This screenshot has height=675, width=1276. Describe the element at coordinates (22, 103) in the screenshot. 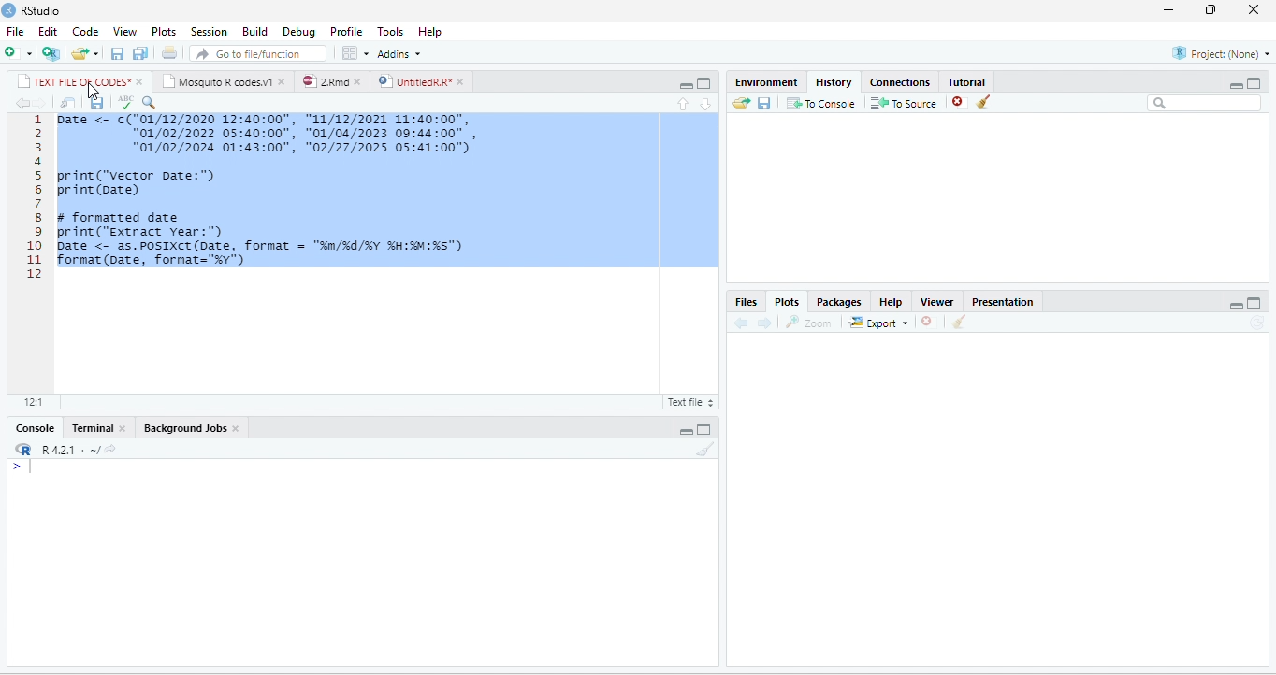

I see `back` at that location.